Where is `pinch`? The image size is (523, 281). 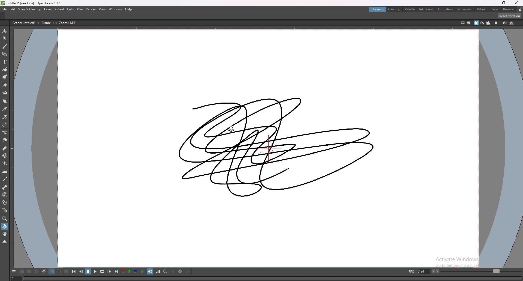 pinch is located at coordinates (5, 140).